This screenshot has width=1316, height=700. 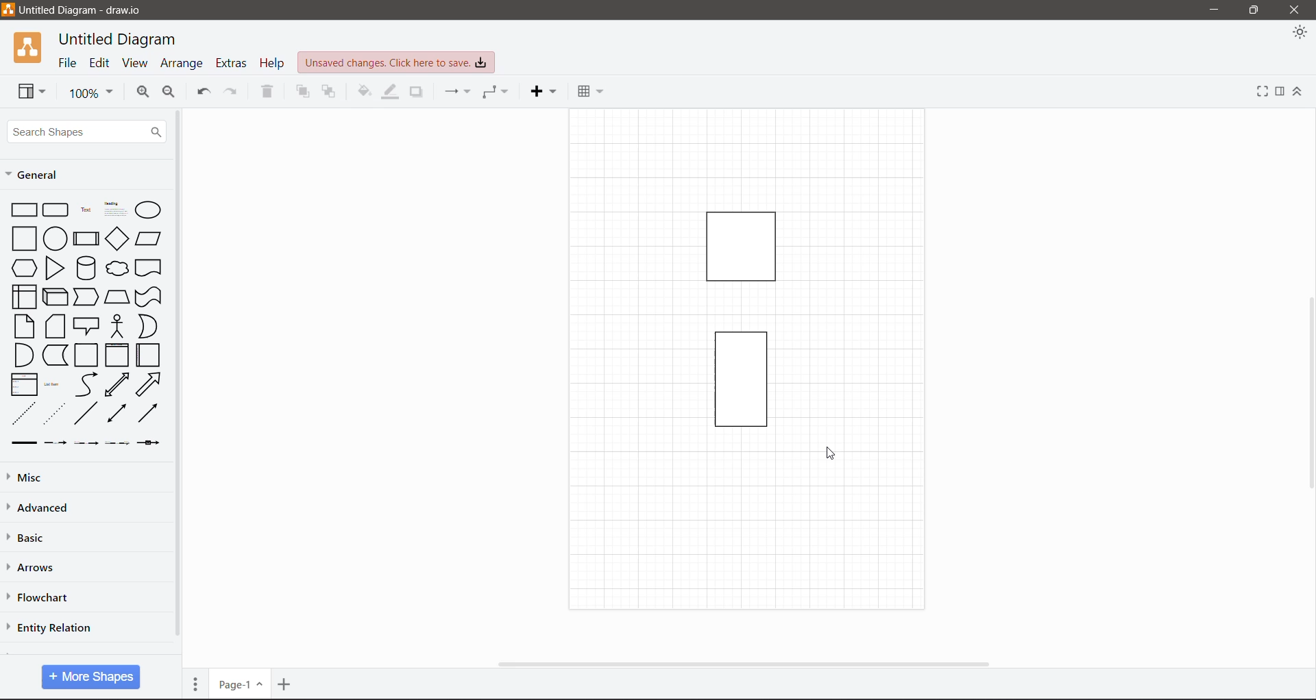 What do you see at coordinates (1299, 34) in the screenshot?
I see `Appearance` at bounding box center [1299, 34].